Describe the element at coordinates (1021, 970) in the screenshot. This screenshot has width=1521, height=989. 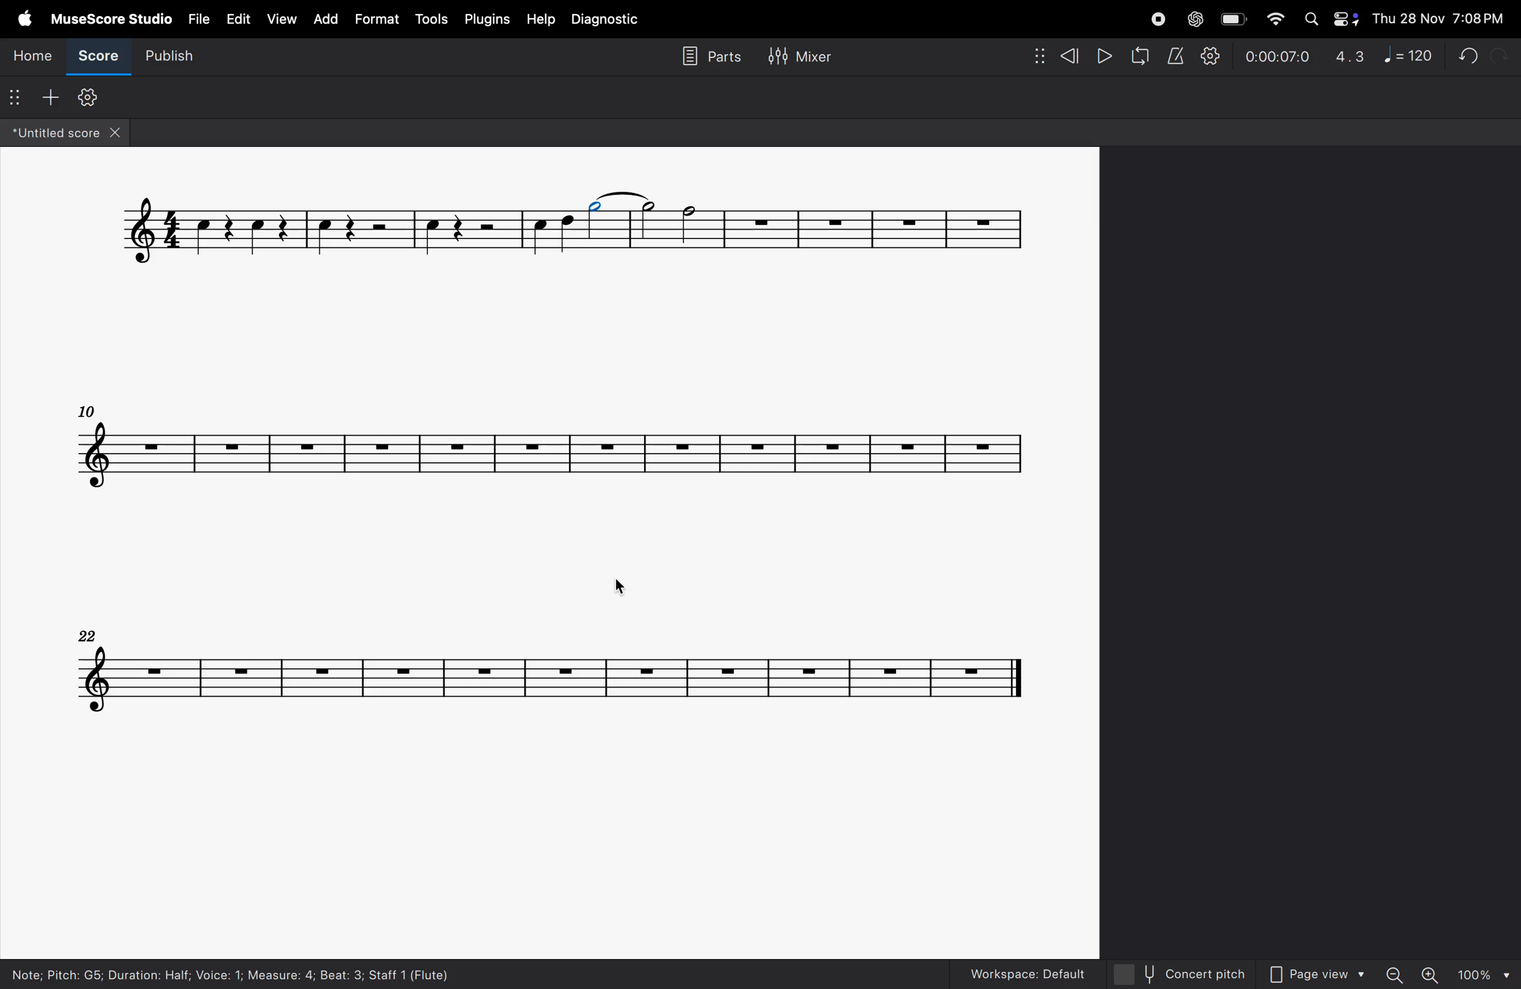
I see `workspaces default` at that location.